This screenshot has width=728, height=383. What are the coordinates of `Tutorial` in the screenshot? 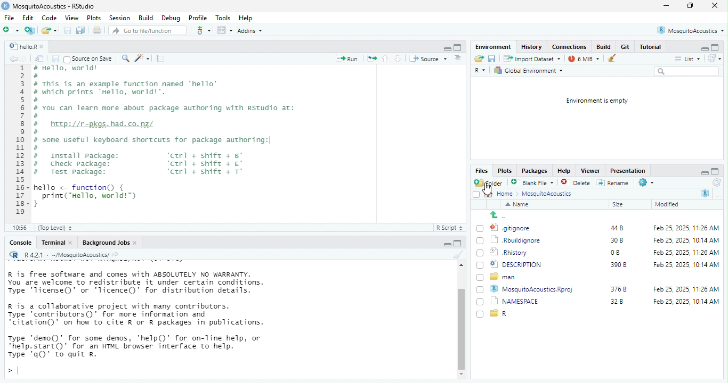 It's located at (653, 47).